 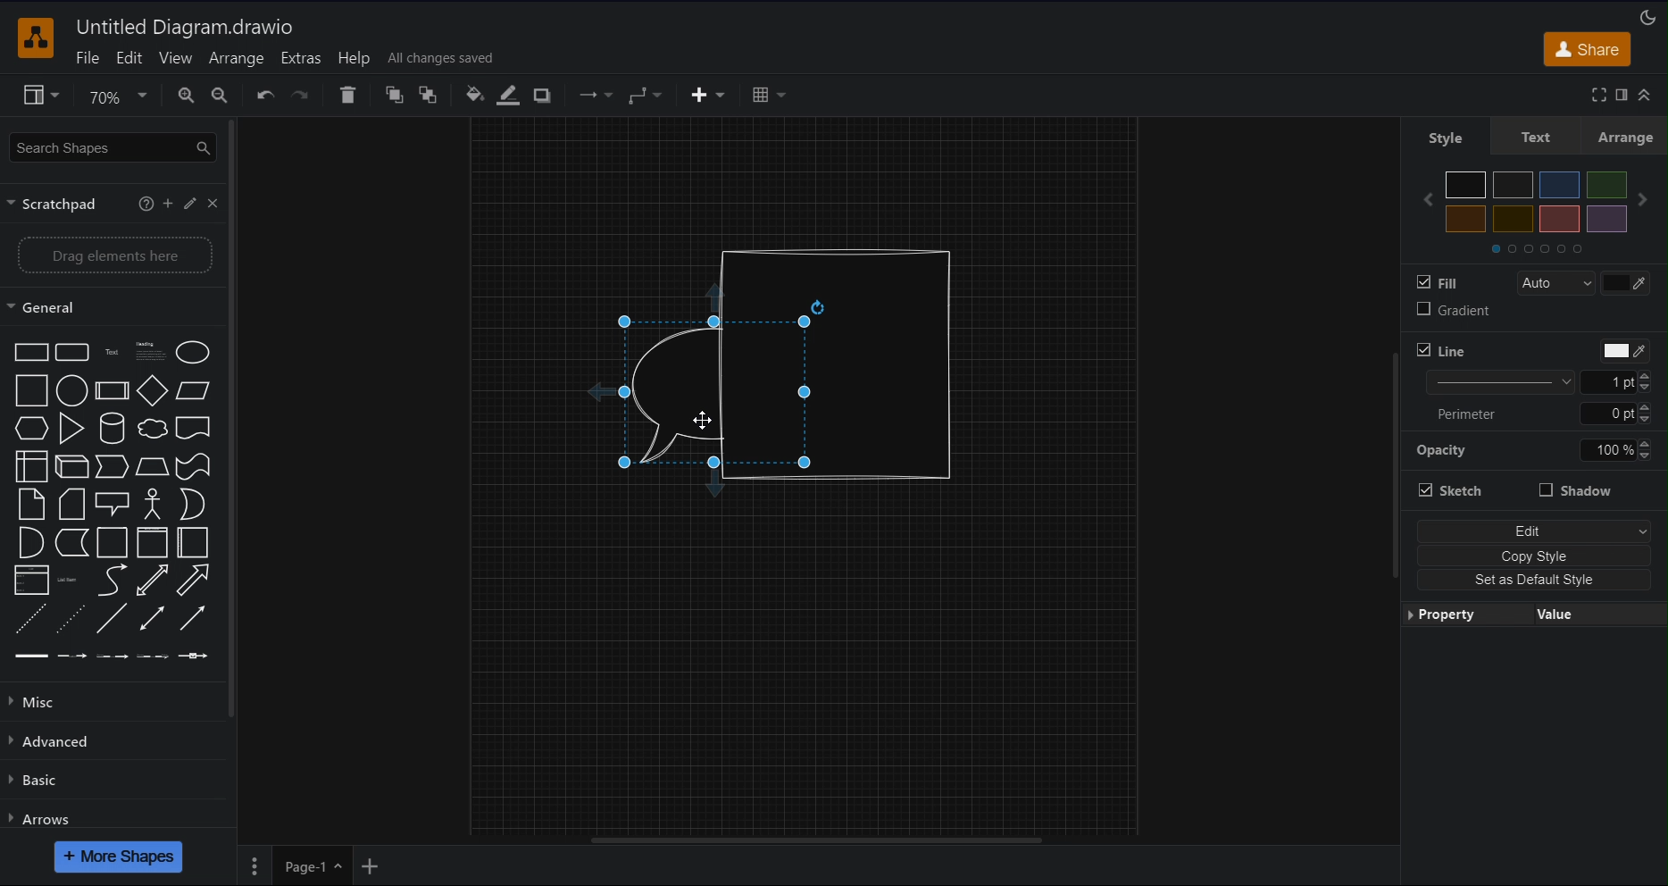 I want to click on Increase/Decrease line thickness, so click(x=1645, y=381).